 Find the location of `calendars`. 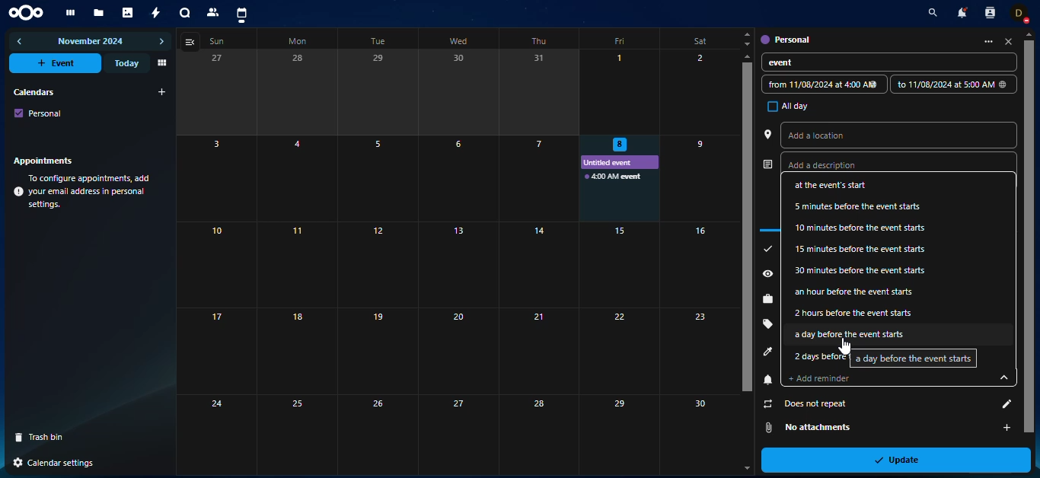

calendars is located at coordinates (33, 91).